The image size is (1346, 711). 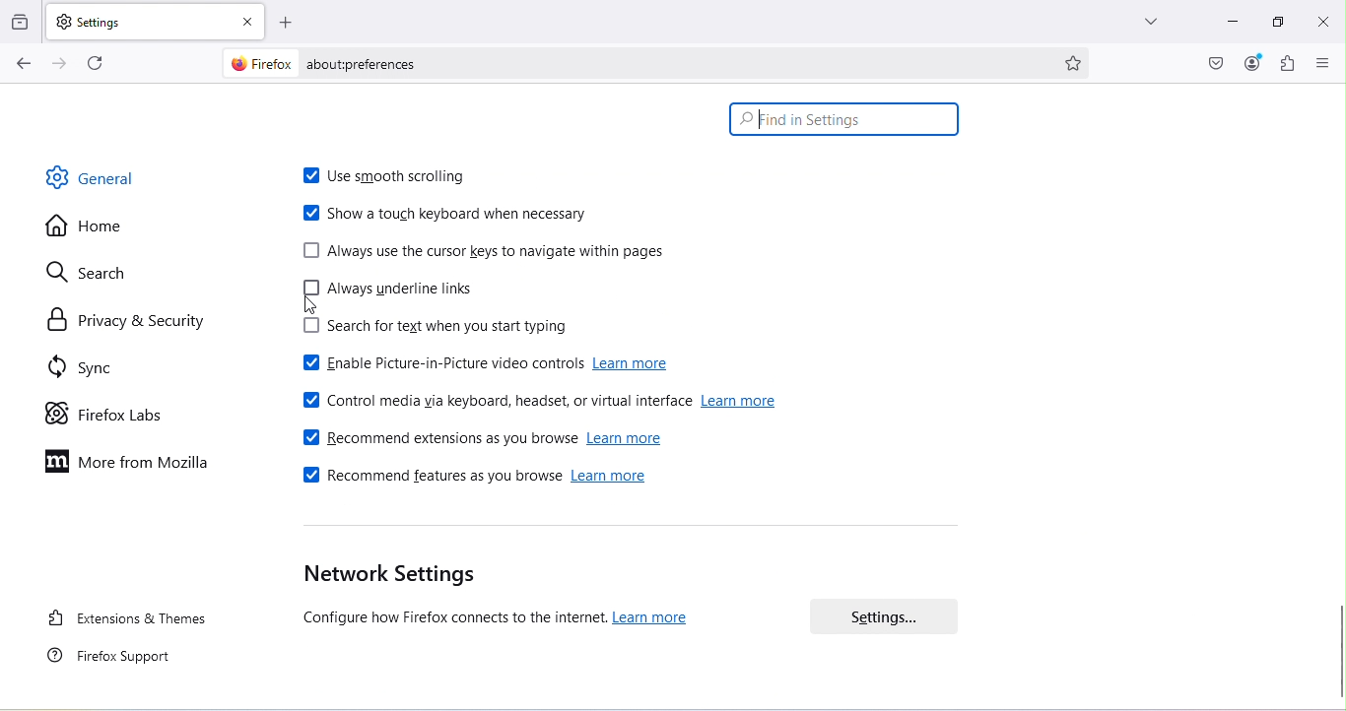 I want to click on Show a touch keyboard when necessary, so click(x=448, y=214).